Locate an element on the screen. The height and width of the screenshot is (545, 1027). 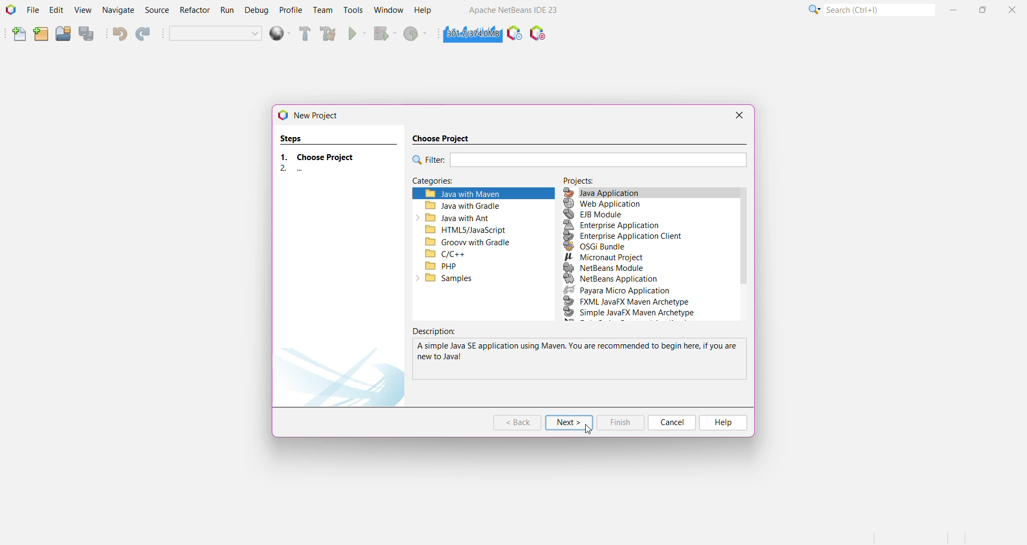
cursor is located at coordinates (587, 429).